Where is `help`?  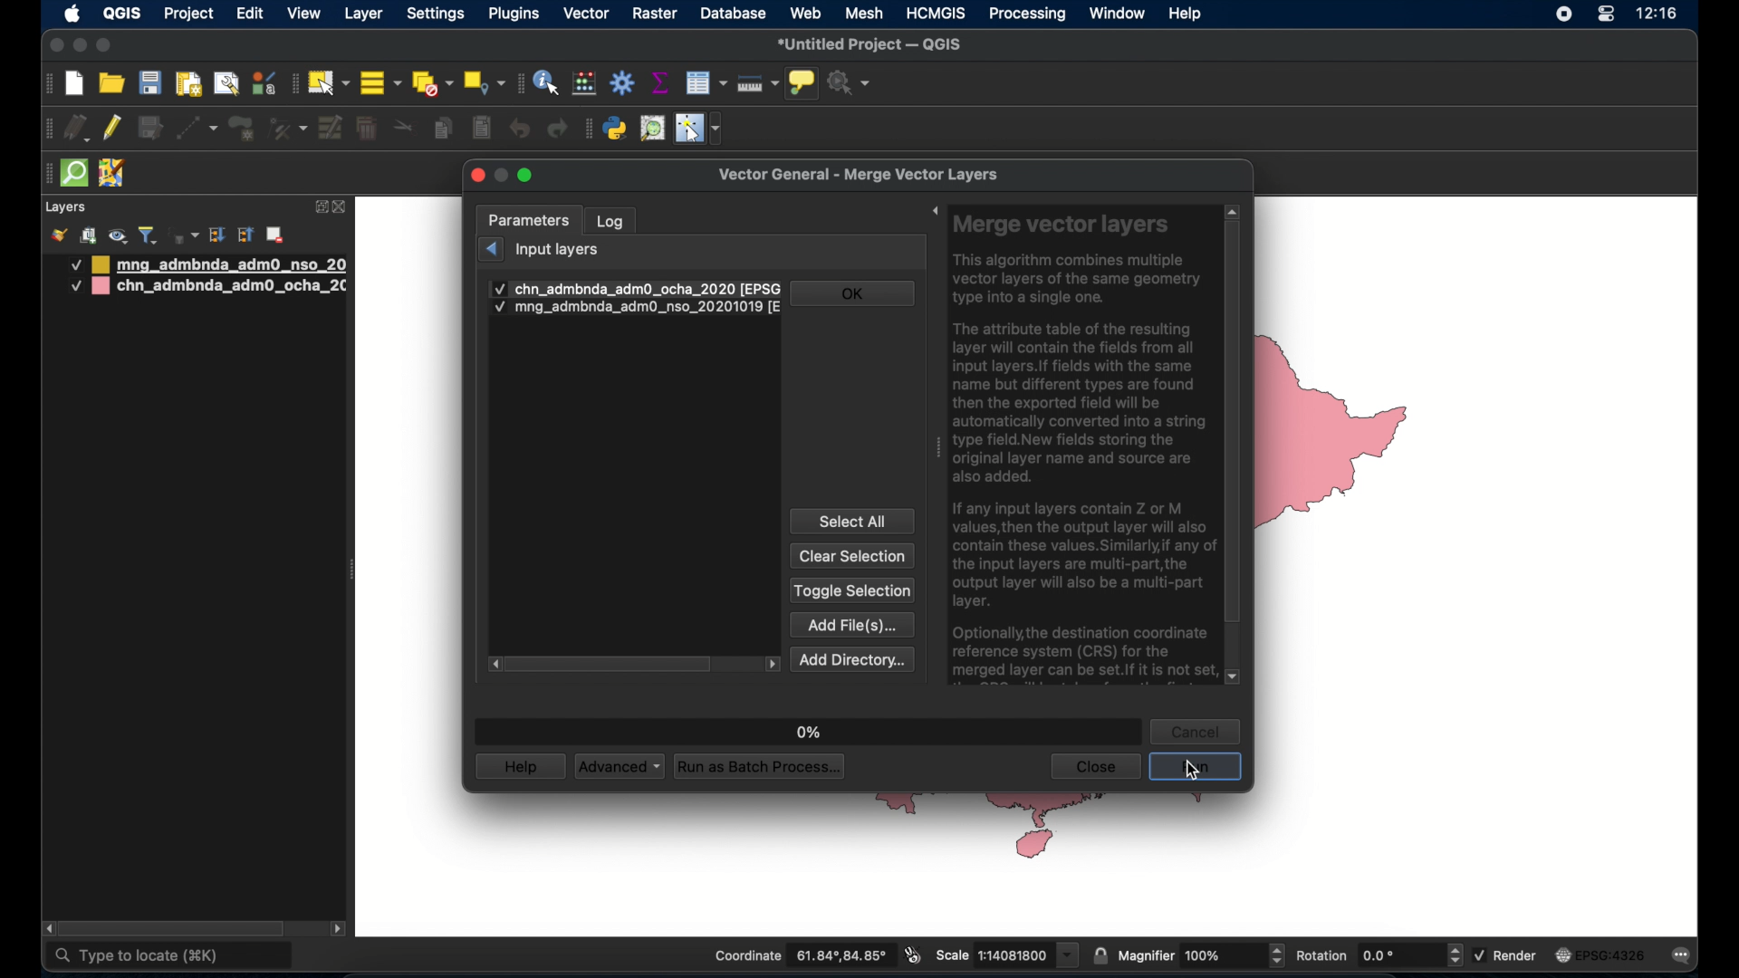
help is located at coordinates (521, 766).